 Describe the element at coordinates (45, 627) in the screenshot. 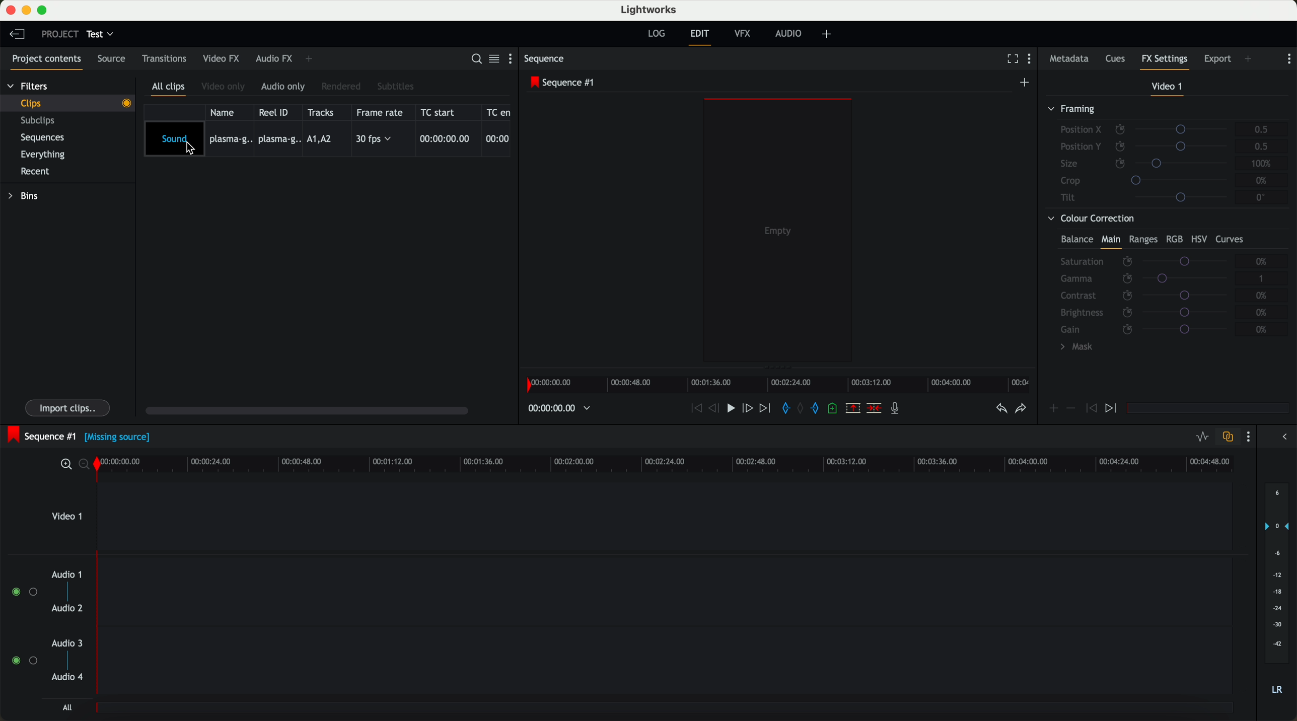

I see `audios` at that location.